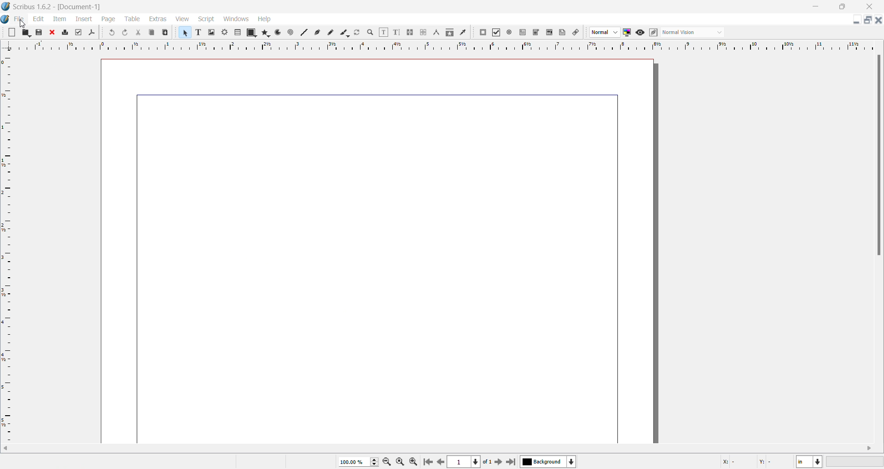 The width and height of the screenshot is (884, 469). I want to click on zoom icon, so click(401, 461).